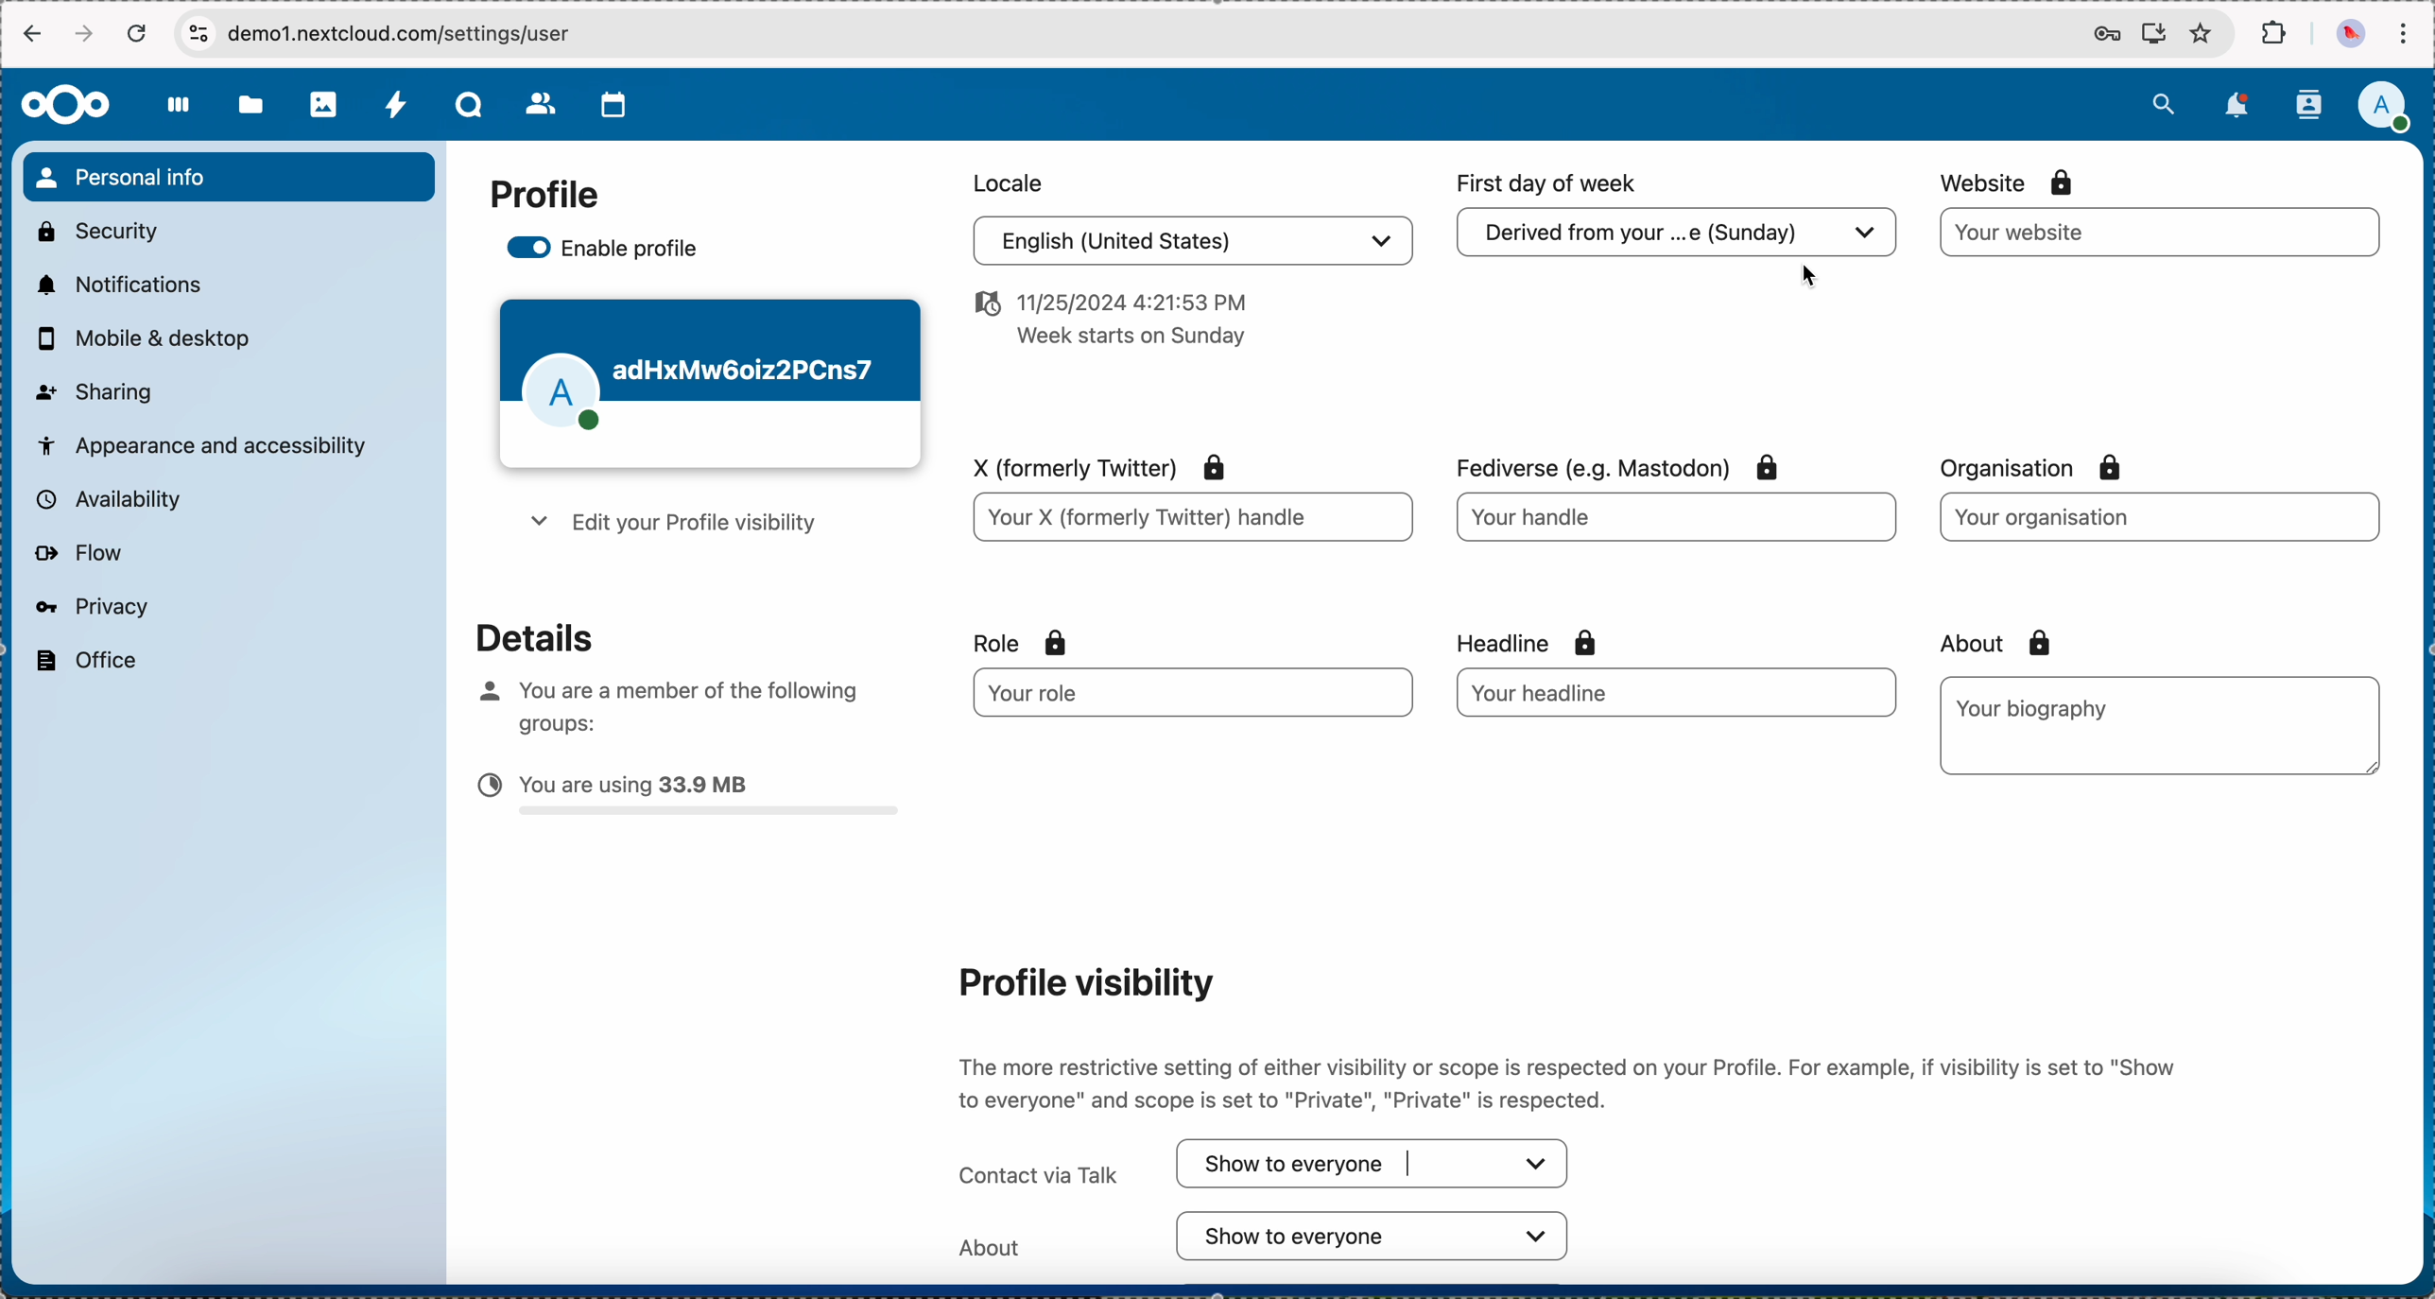  What do you see at coordinates (689, 799) in the screenshot?
I see `capacity` at bounding box center [689, 799].